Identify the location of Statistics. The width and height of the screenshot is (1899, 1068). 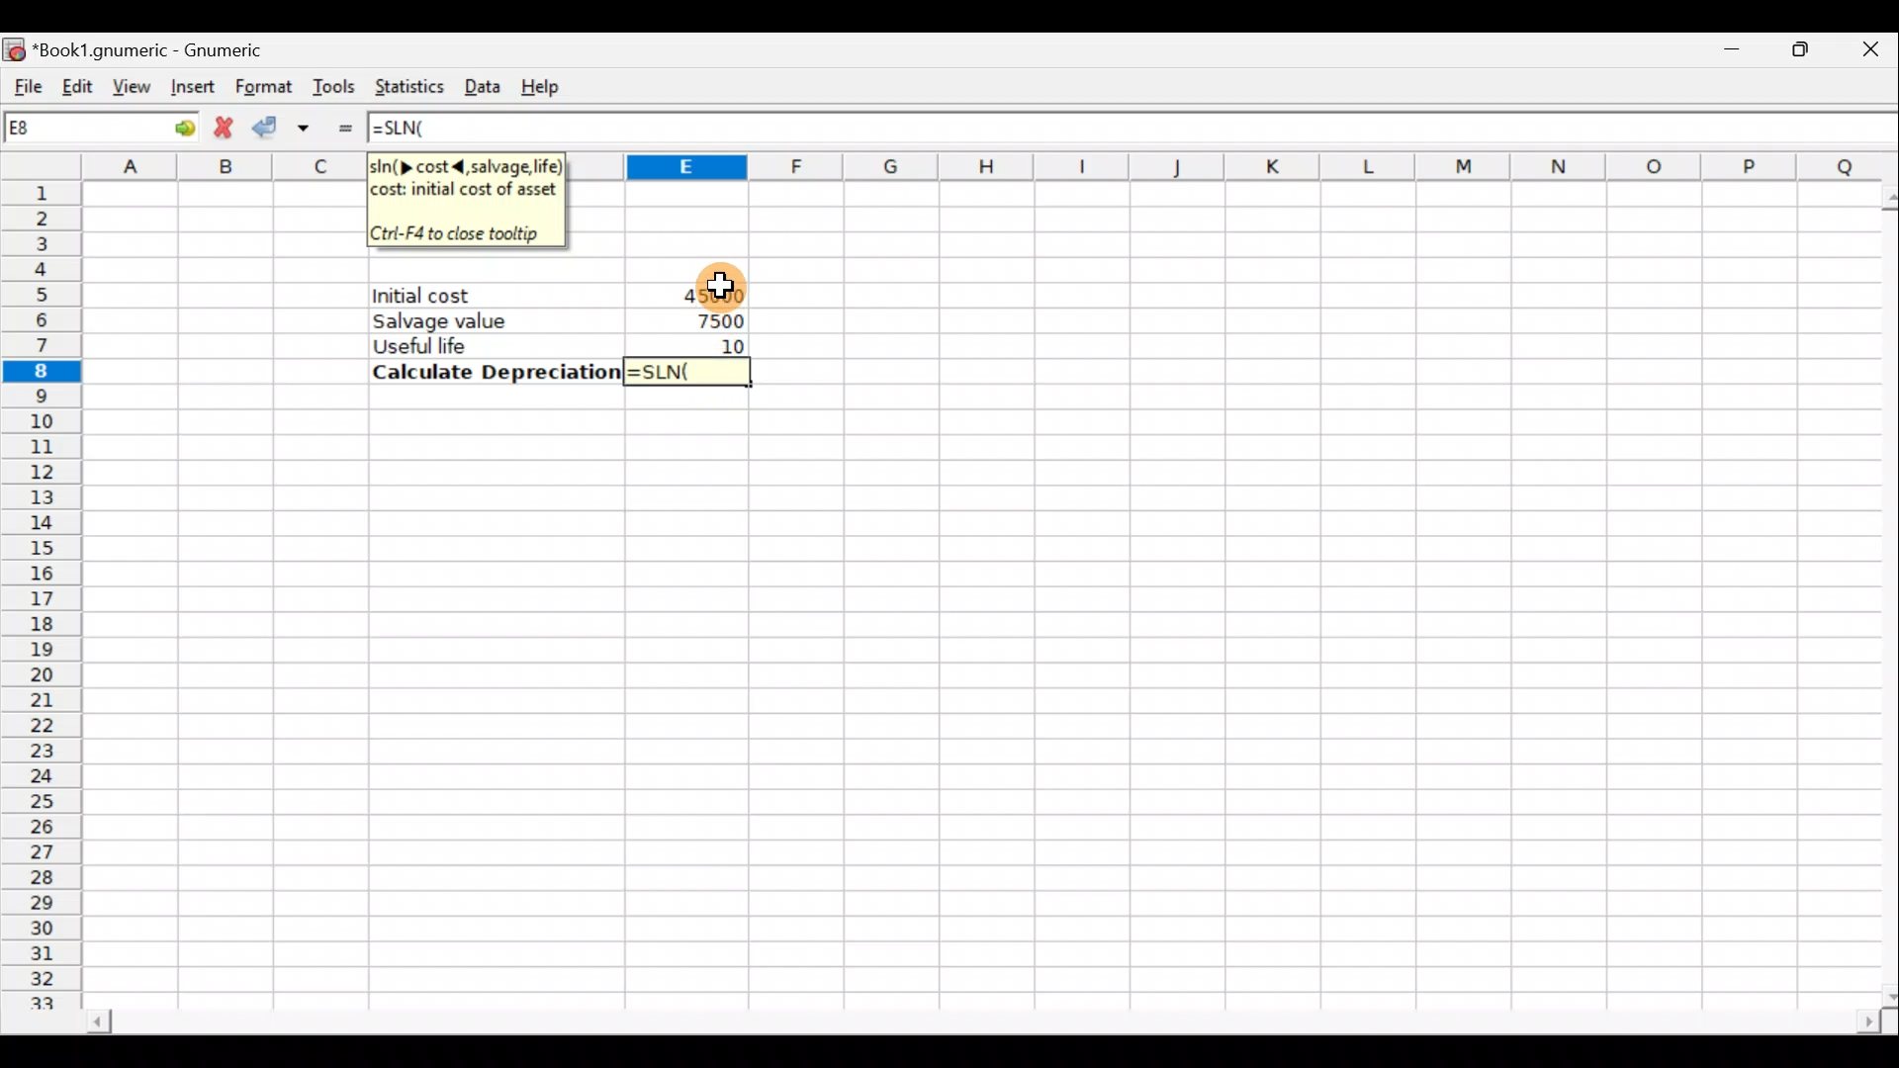
(408, 85).